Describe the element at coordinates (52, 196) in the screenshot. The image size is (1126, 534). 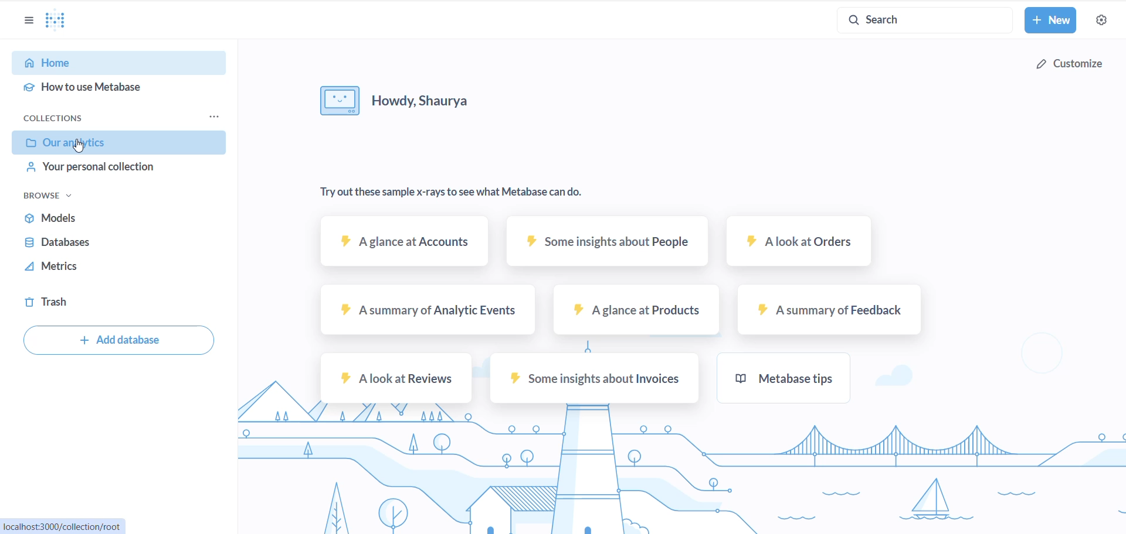
I see `browse` at that location.